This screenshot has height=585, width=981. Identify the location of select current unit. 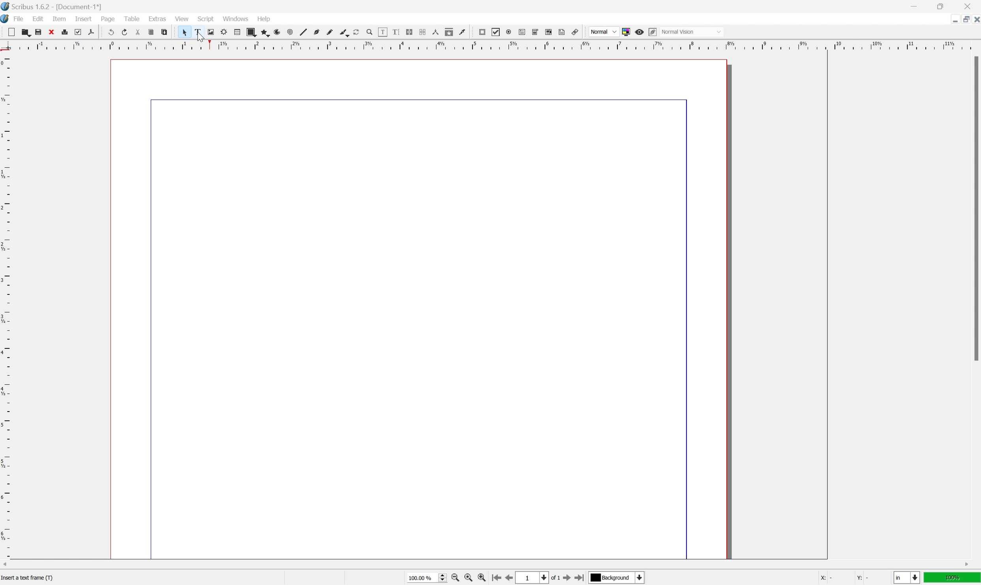
(907, 578).